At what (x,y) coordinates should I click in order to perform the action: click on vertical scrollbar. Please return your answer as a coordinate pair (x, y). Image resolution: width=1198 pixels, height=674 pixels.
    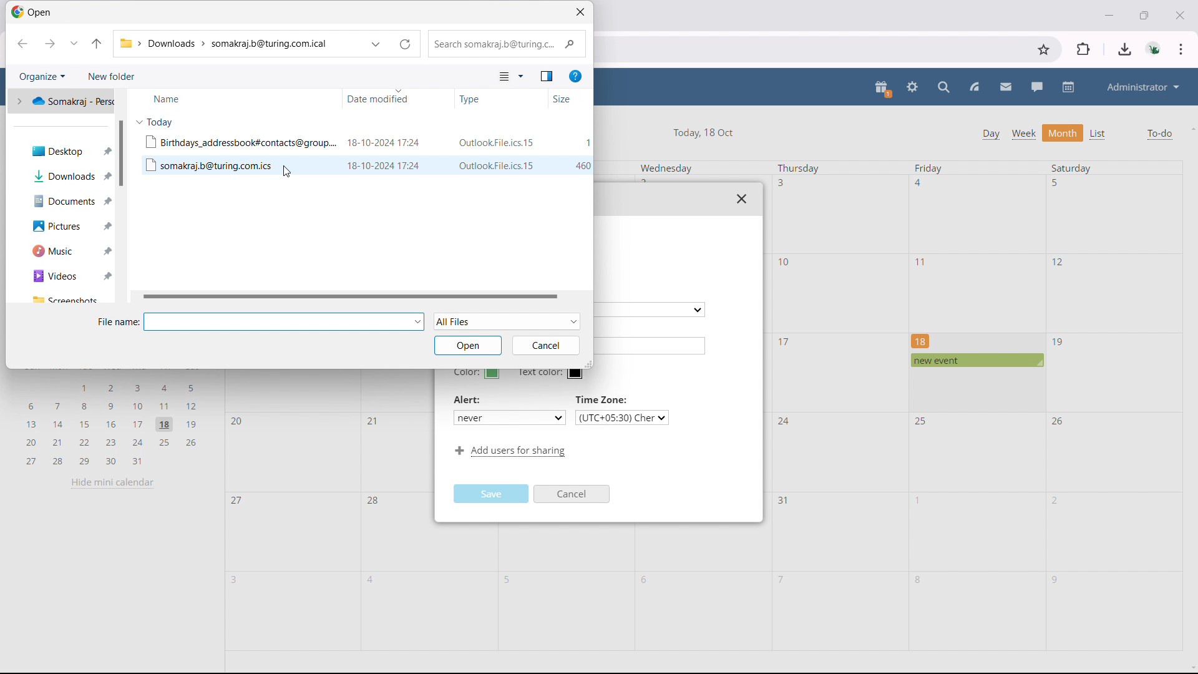
    Looking at the image, I should click on (121, 154).